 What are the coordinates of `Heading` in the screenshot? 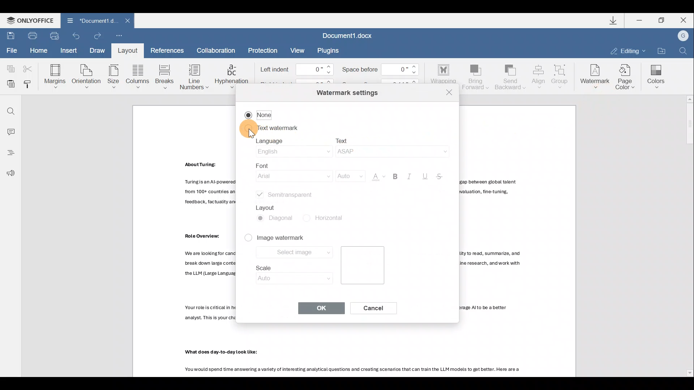 It's located at (10, 153).